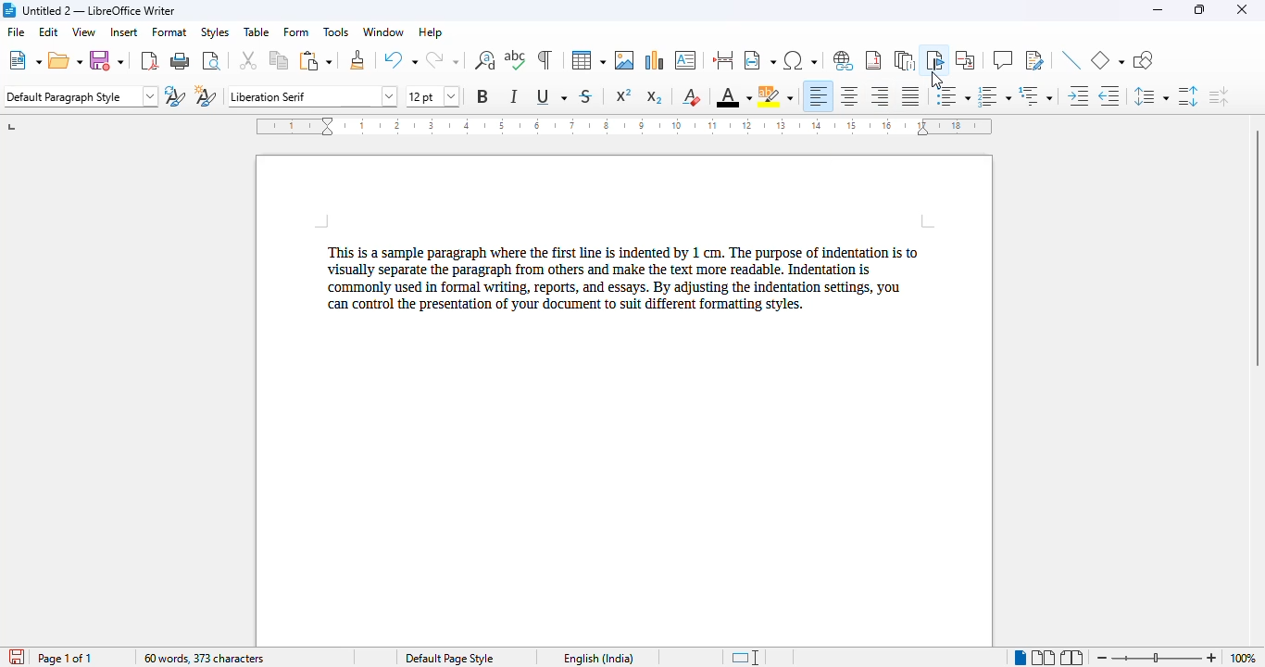  What do you see at coordinates (484, 60) in the screenshot?
I see `find and replace` at bounding box center [484, 60].